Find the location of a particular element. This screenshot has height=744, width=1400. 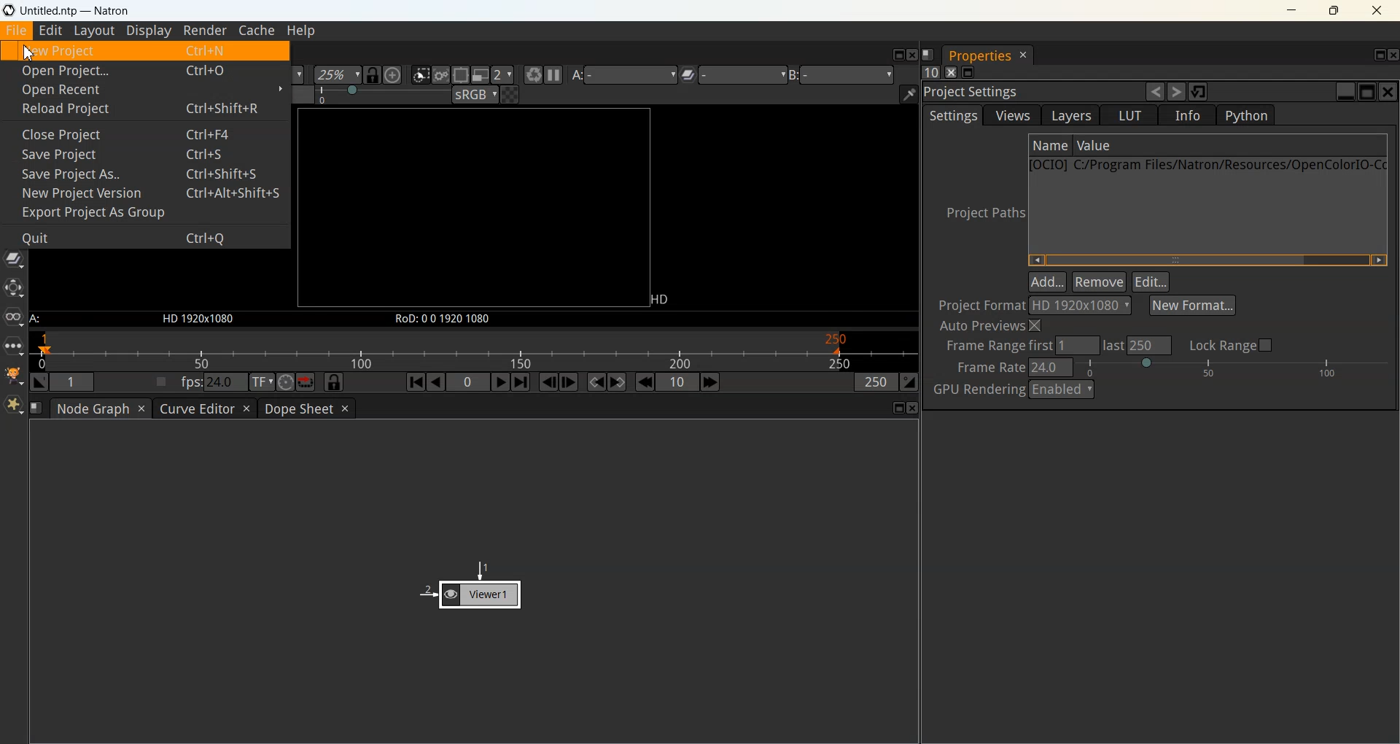

Viewer is located at coordinates (470, 584).